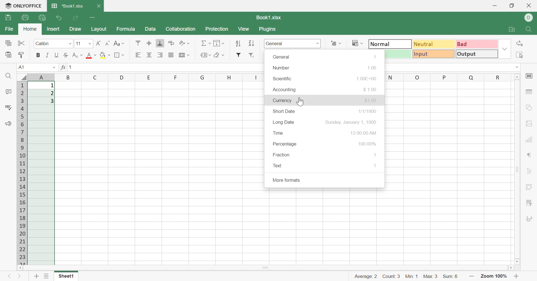 Image resolution: width=537 pixels, height=281 pixels. I want to click on Drop down, so click(505, 49).